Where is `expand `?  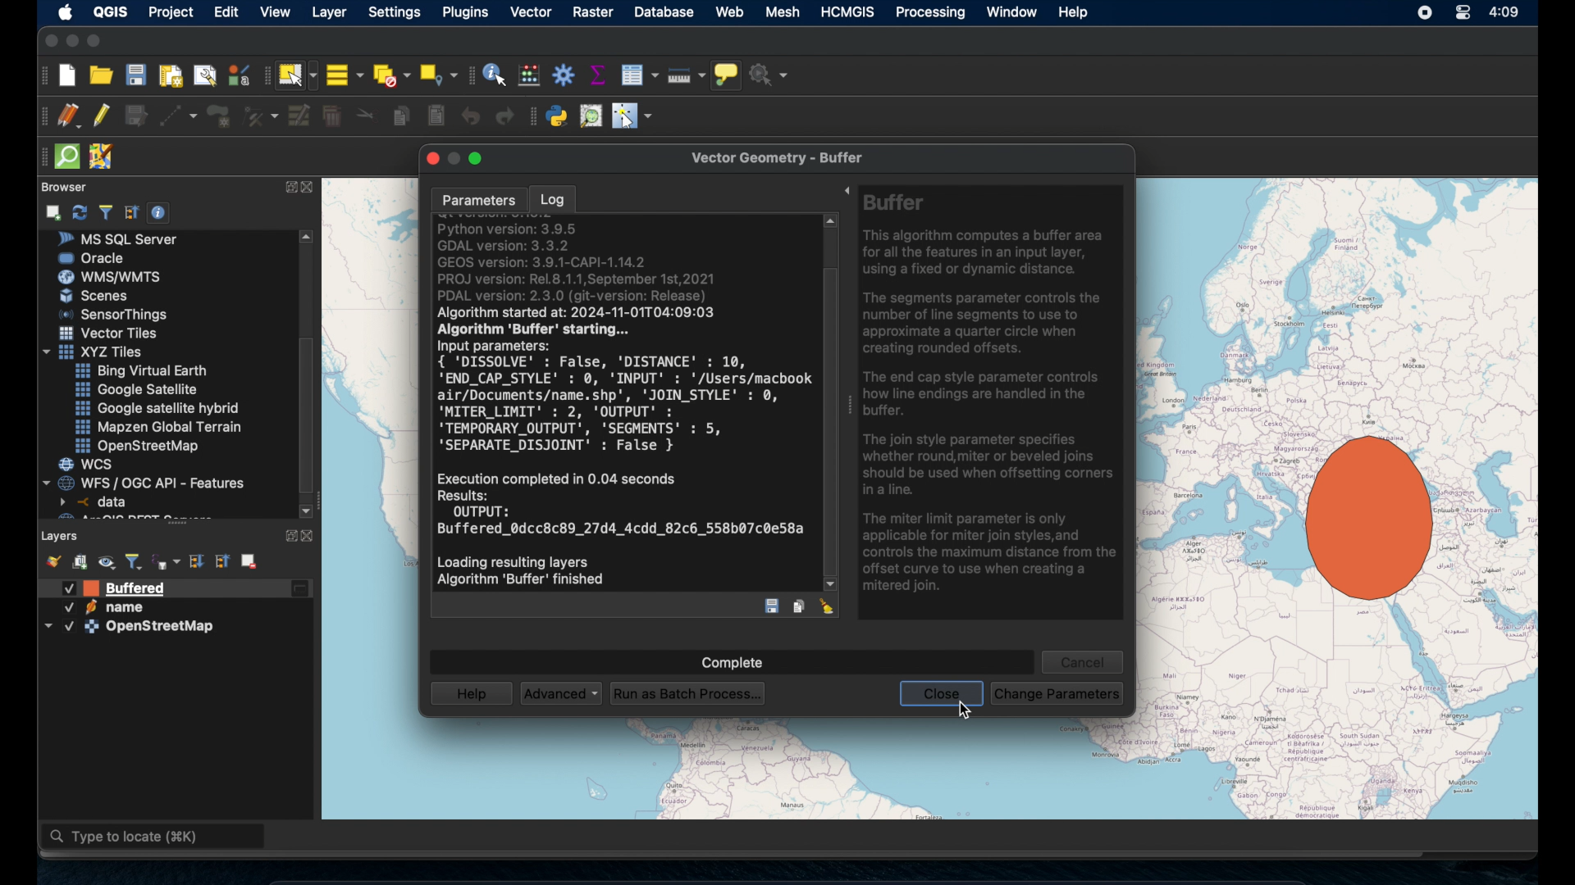 expand  is located at coordinates (845, 189).